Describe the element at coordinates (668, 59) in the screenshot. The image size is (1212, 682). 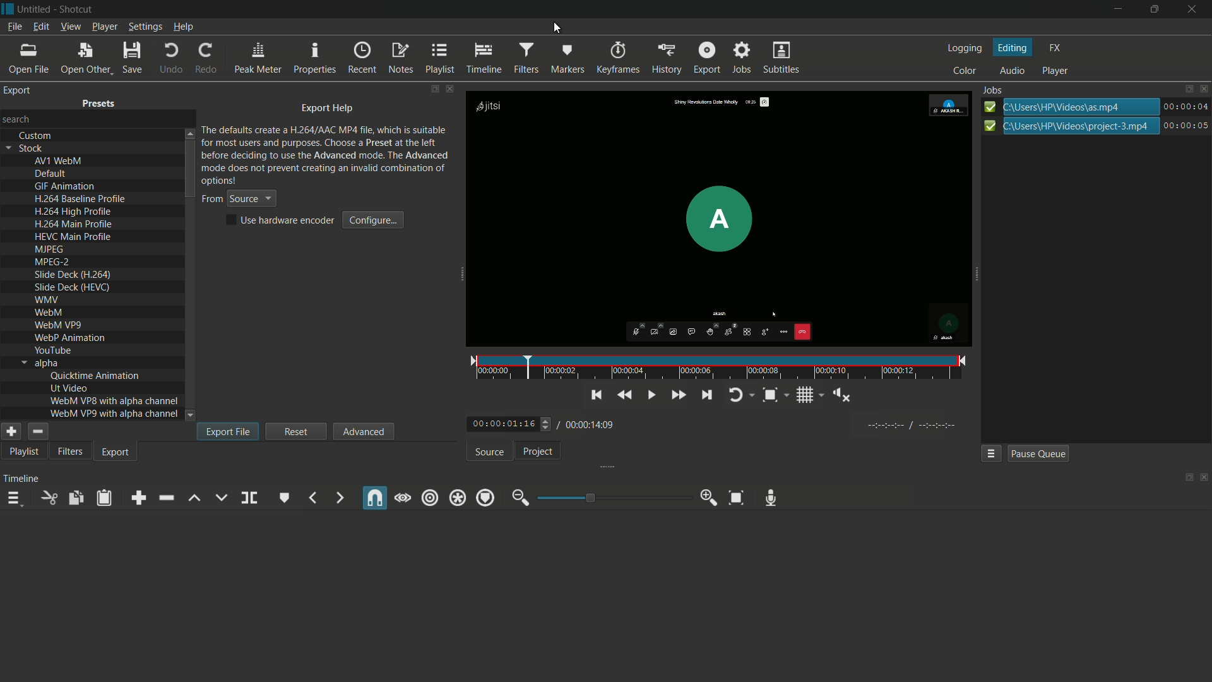
I see `export` at that location.